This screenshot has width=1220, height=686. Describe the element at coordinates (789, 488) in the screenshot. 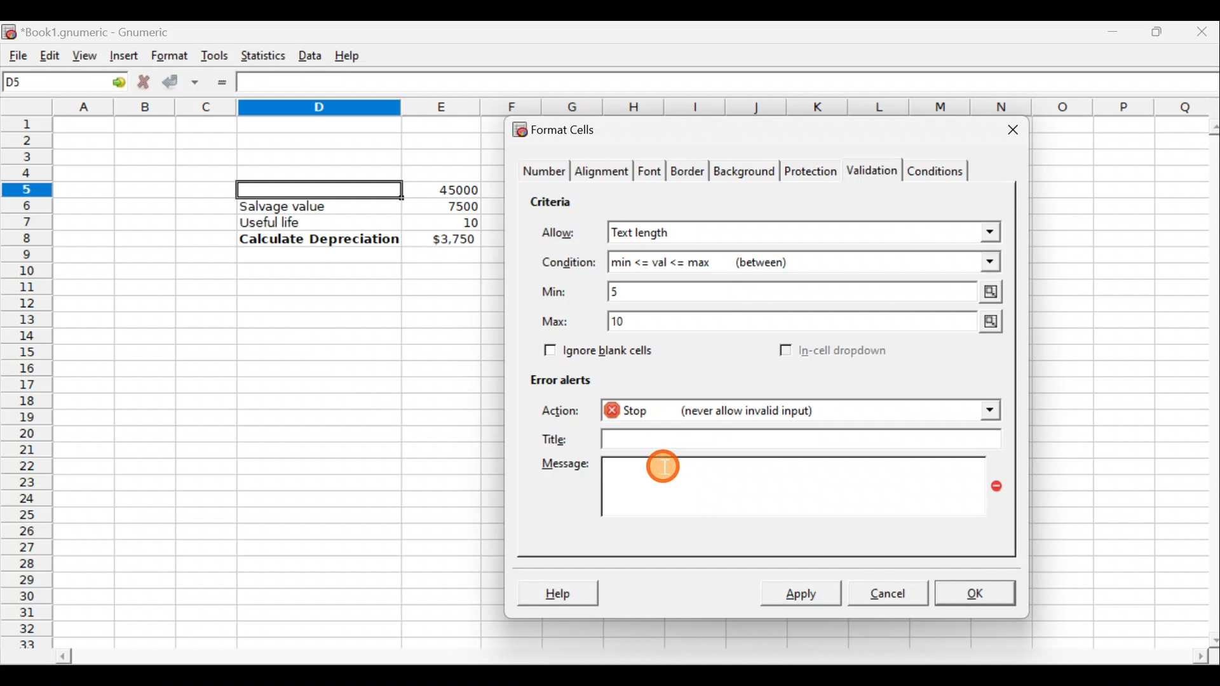

I see `Message` at that location.